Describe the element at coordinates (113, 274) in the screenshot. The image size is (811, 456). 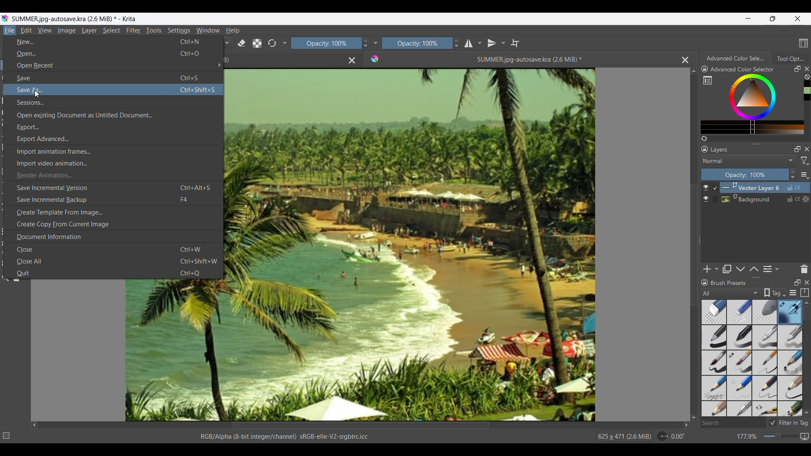
I see `Quit menu` at that location.